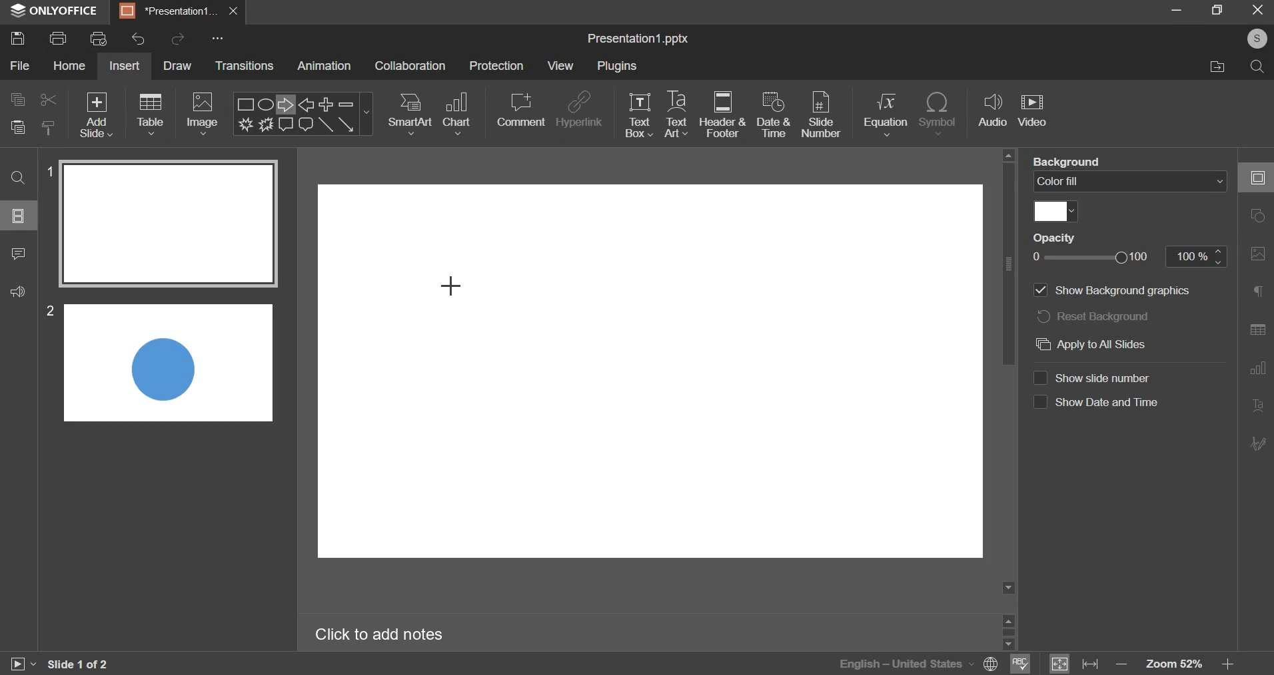 This screenshot has height=675, width=1274. I want to click on Explosion 2, so click(267, 124).